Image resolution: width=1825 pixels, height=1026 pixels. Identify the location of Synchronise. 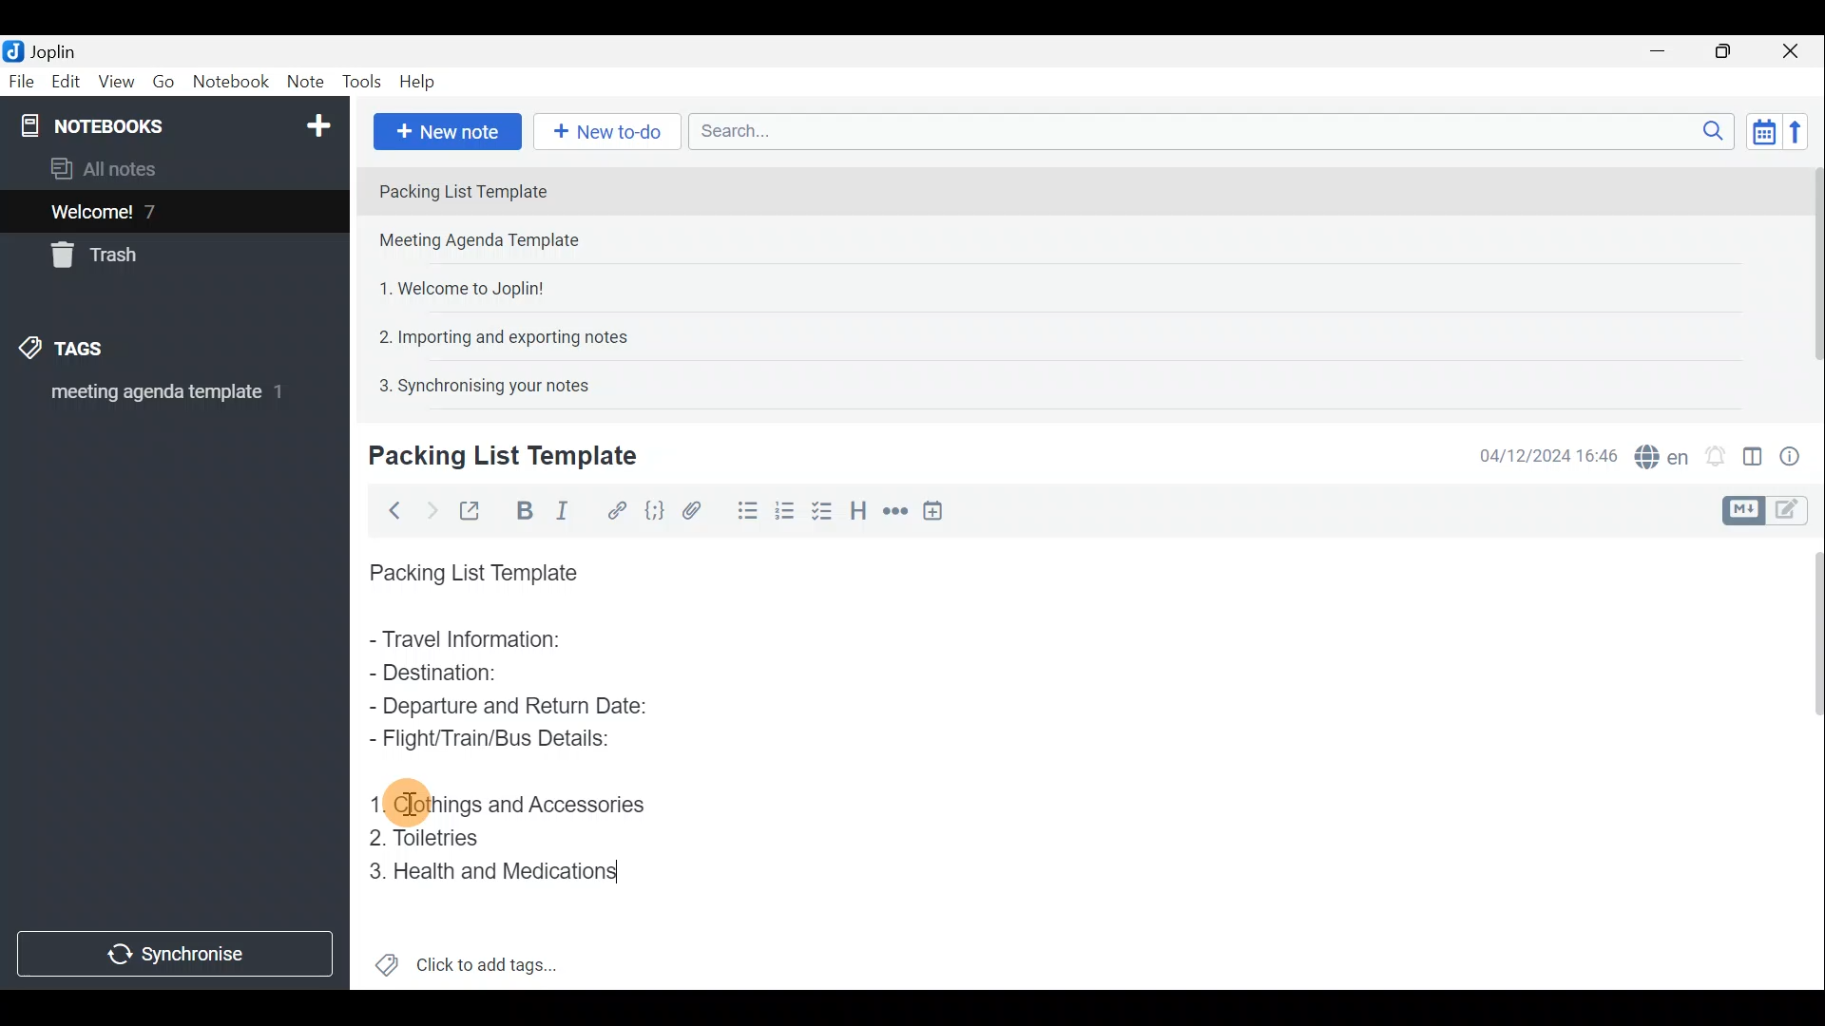
(178, 957).